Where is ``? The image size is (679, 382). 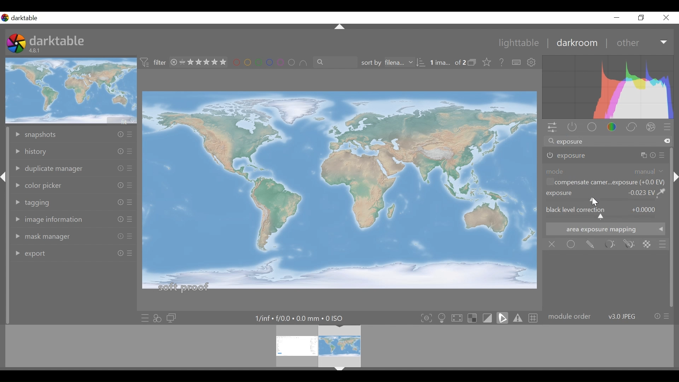  is located at coordinates (129, 237).